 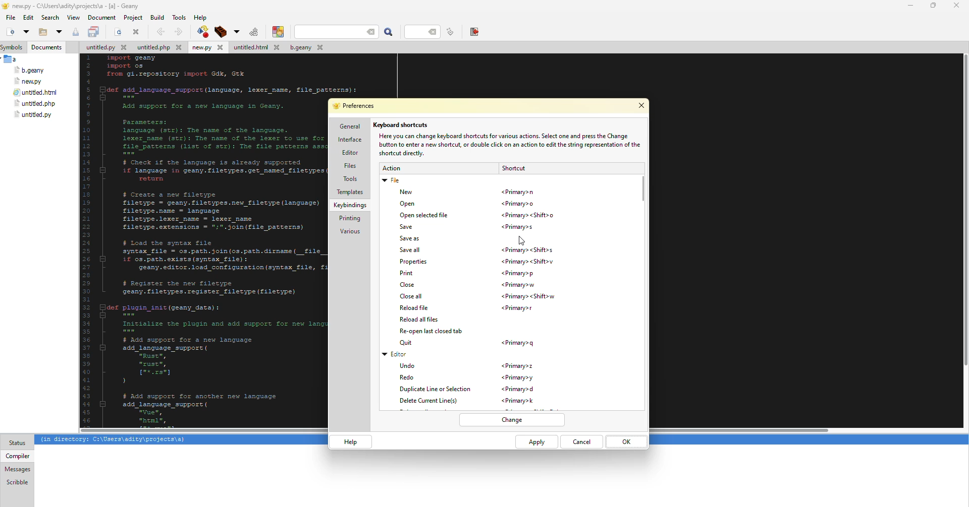 I want to click on code, so click(x=194, y=239).